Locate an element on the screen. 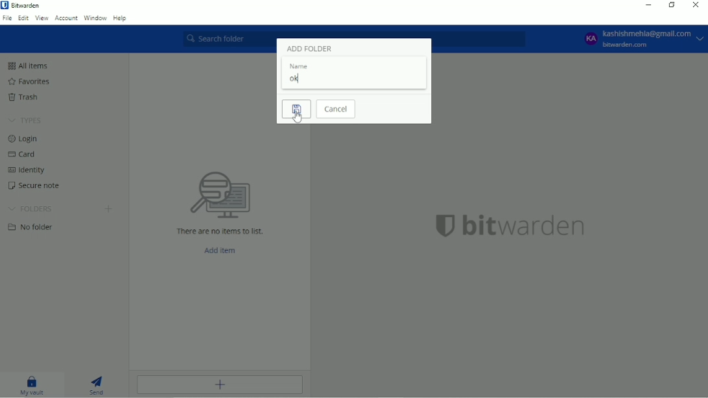  No folder is located at coordinates (32, 227).